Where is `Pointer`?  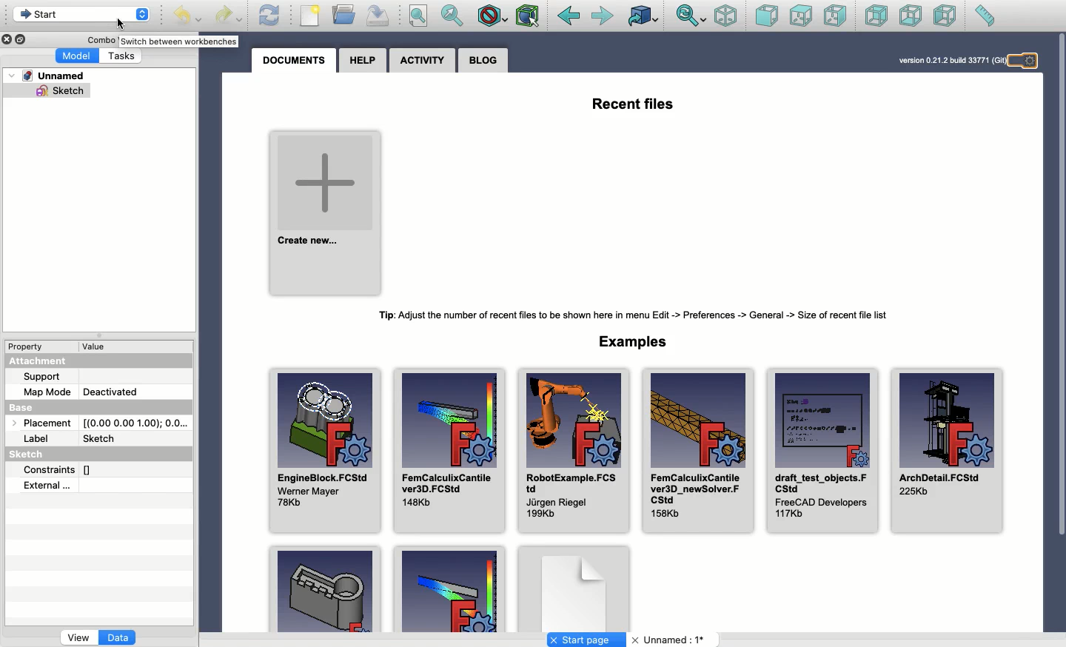 Pointer is located at coordinates (118, 24).